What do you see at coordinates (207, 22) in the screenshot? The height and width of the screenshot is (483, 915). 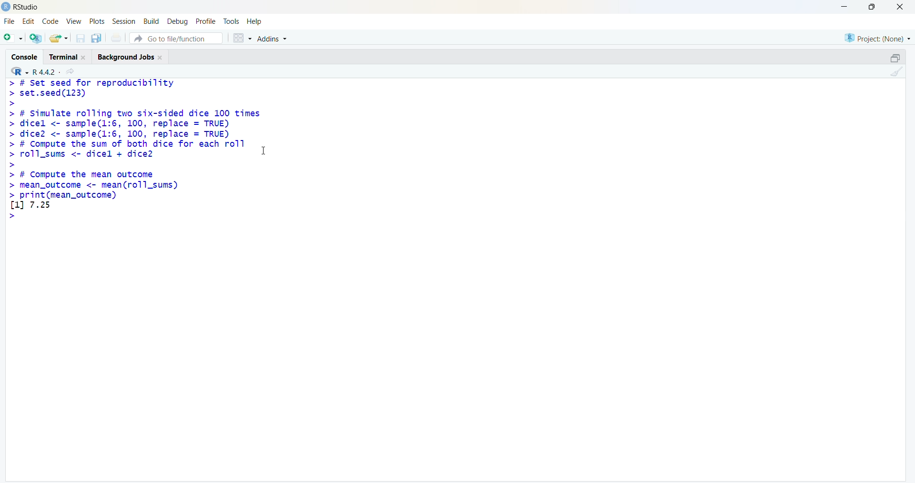 I see `profile` at bounding box center [207, 22].